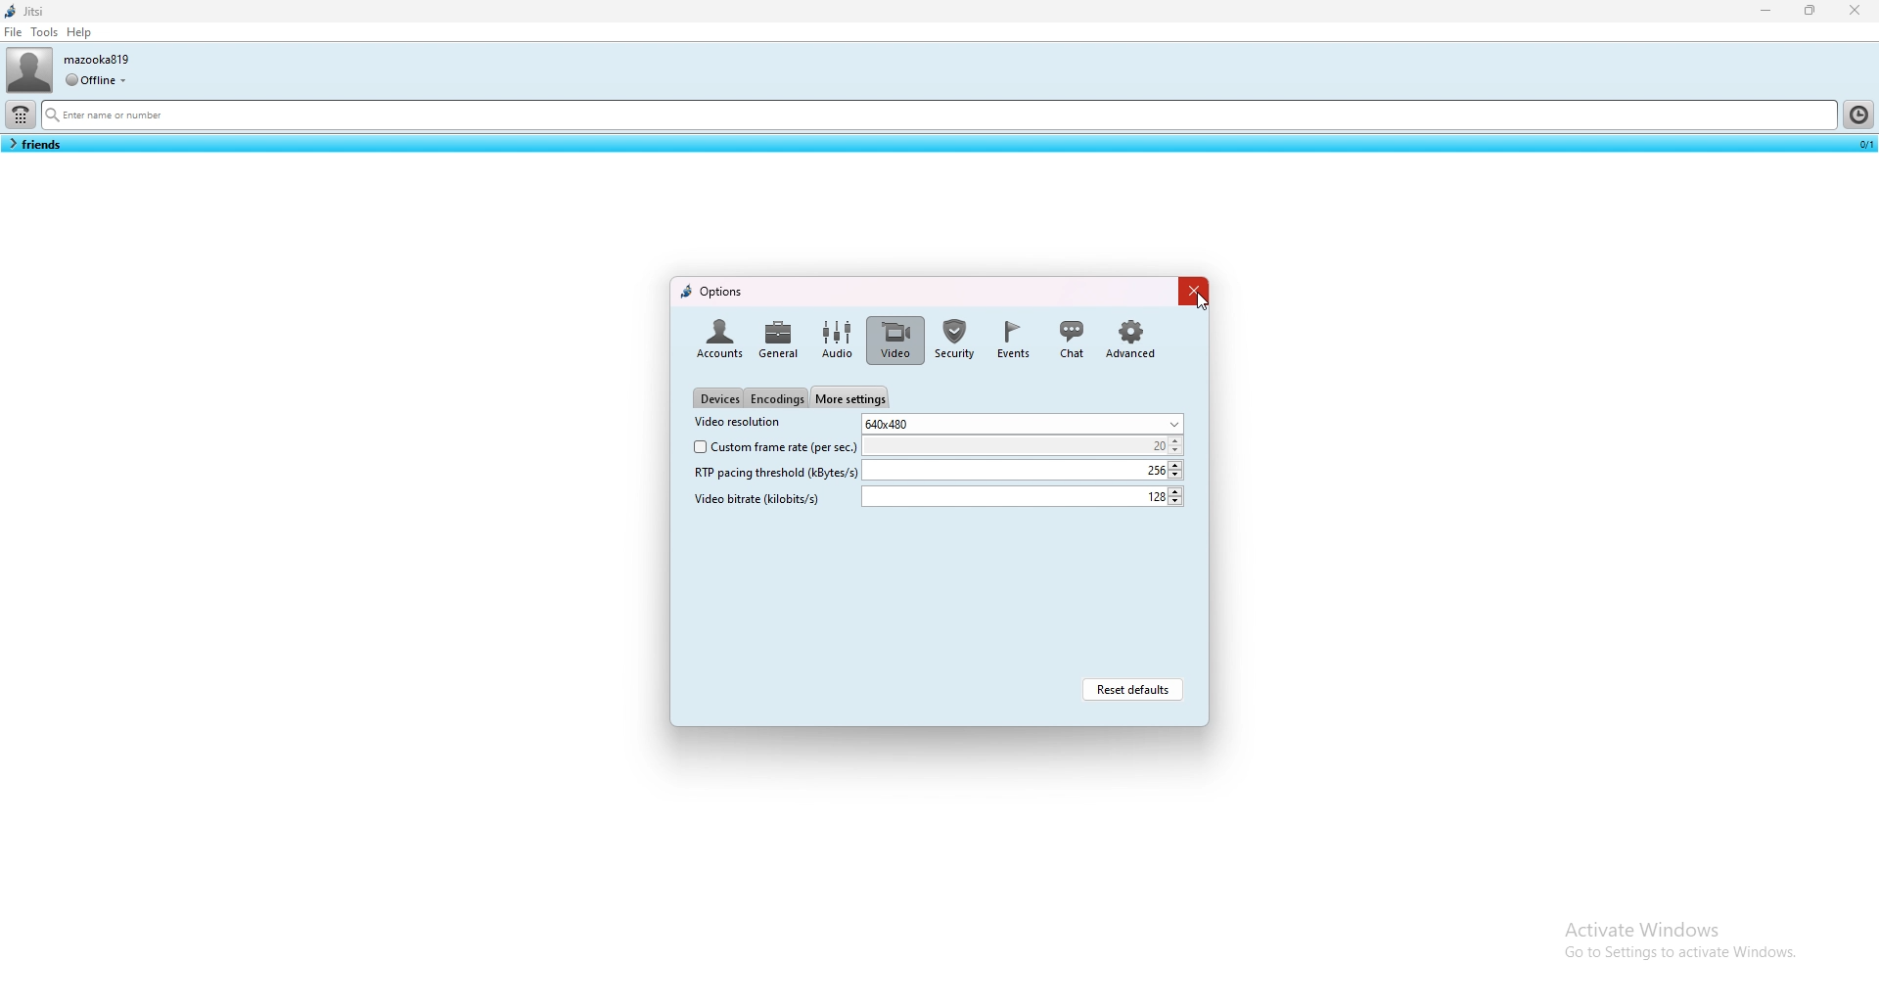  What do you see at coordinates (1680, 959) in the screenshot?
I see `Go to settings to activate Windows.` at bounding box center [1680, 959].